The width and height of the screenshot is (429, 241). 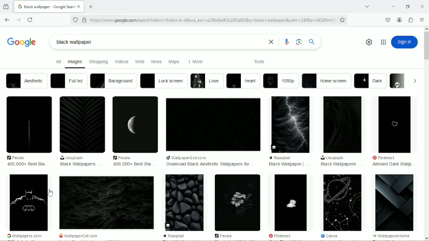 I want to click on black image, so click(x=82, y=125).